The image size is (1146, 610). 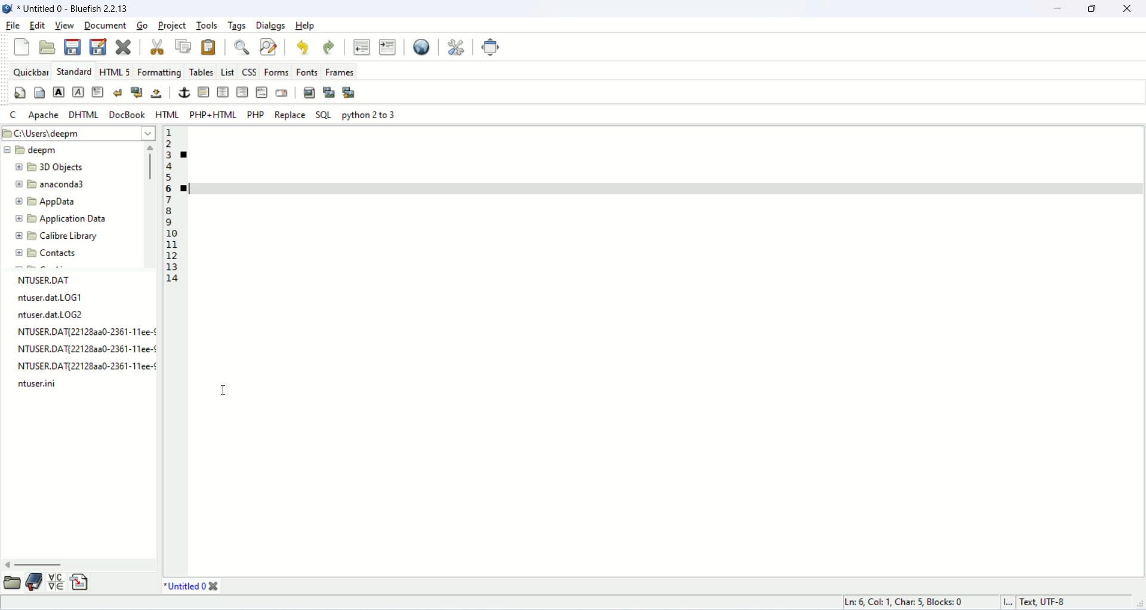 What do you see at coordinates (11, 113) in the screenshot?
I see `C` at bounding box center [11, 113].